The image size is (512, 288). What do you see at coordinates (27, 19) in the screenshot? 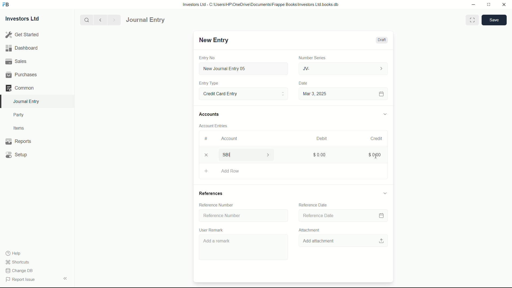
I see `Investors Ltd` at bounding box center [27, 19].